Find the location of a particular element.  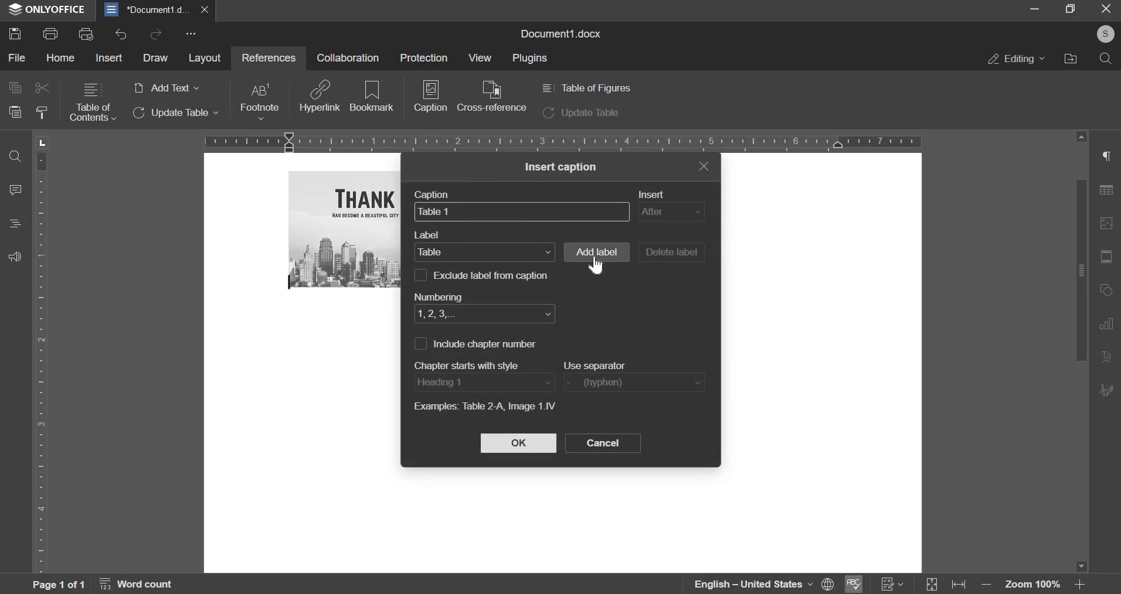

editing is located at coordinates (1017, 59).